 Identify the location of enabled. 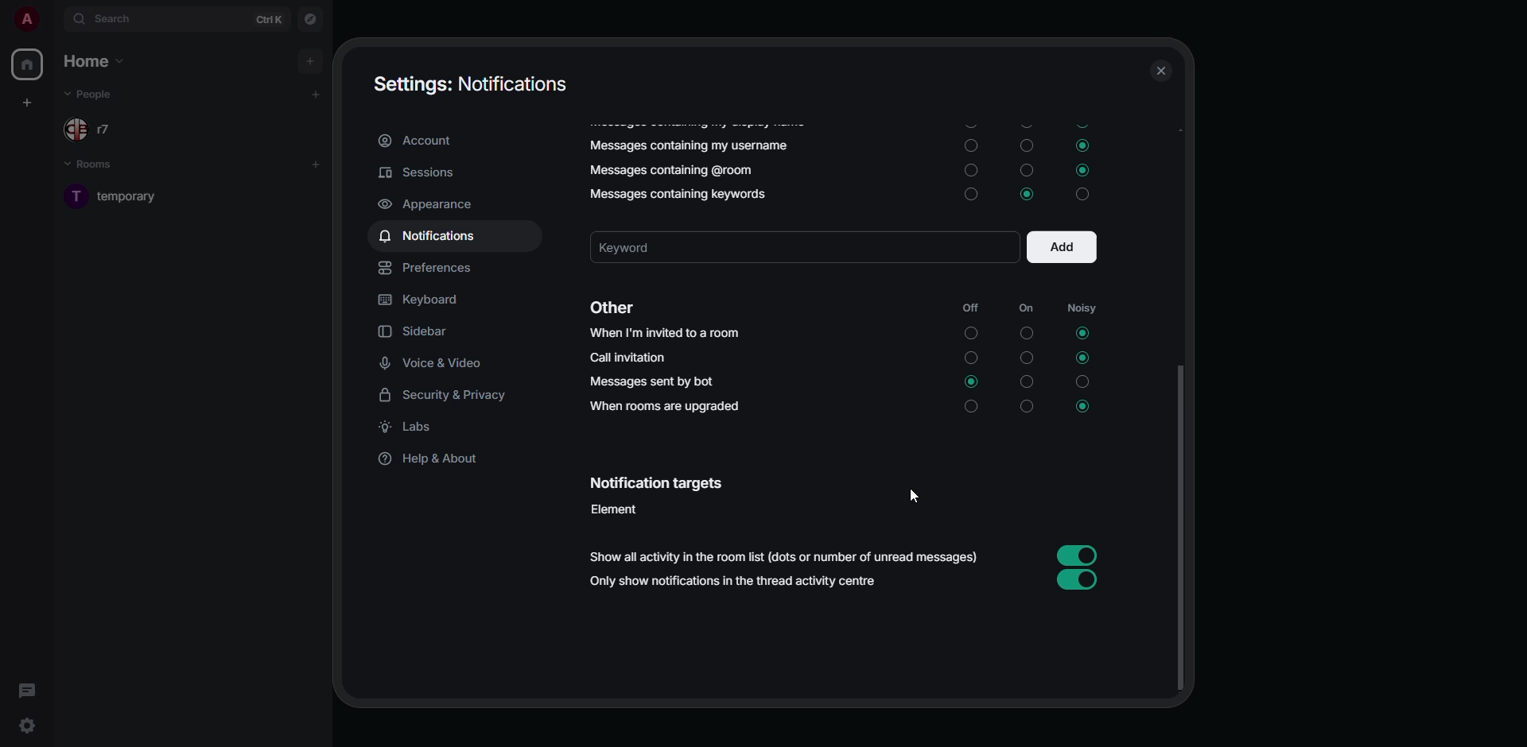
(1078, 581).